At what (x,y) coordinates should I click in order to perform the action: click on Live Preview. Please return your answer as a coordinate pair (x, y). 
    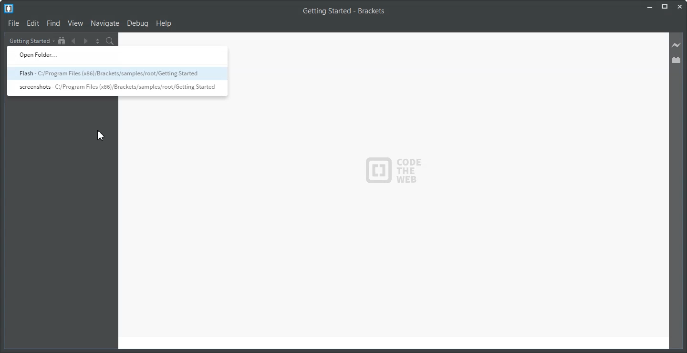
    Looking at the image, I should click on (677, 45).